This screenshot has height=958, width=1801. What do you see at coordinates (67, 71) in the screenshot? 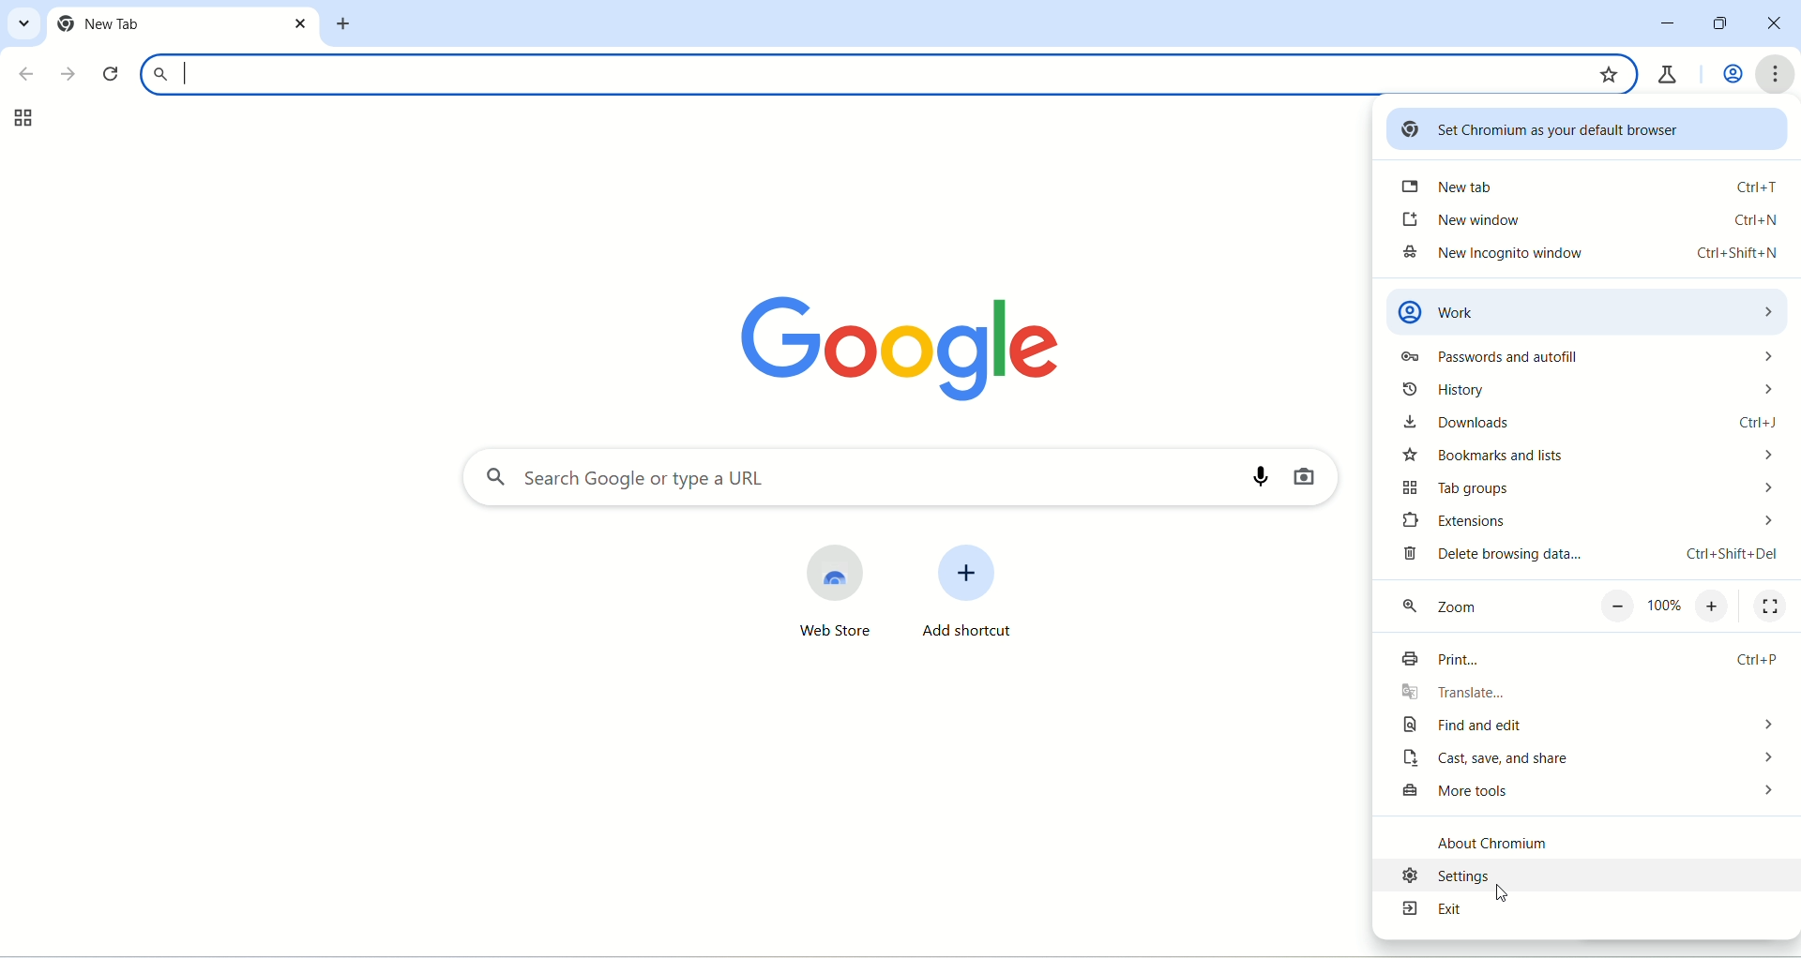
I see `go forward` at bounding box center [67, 71].